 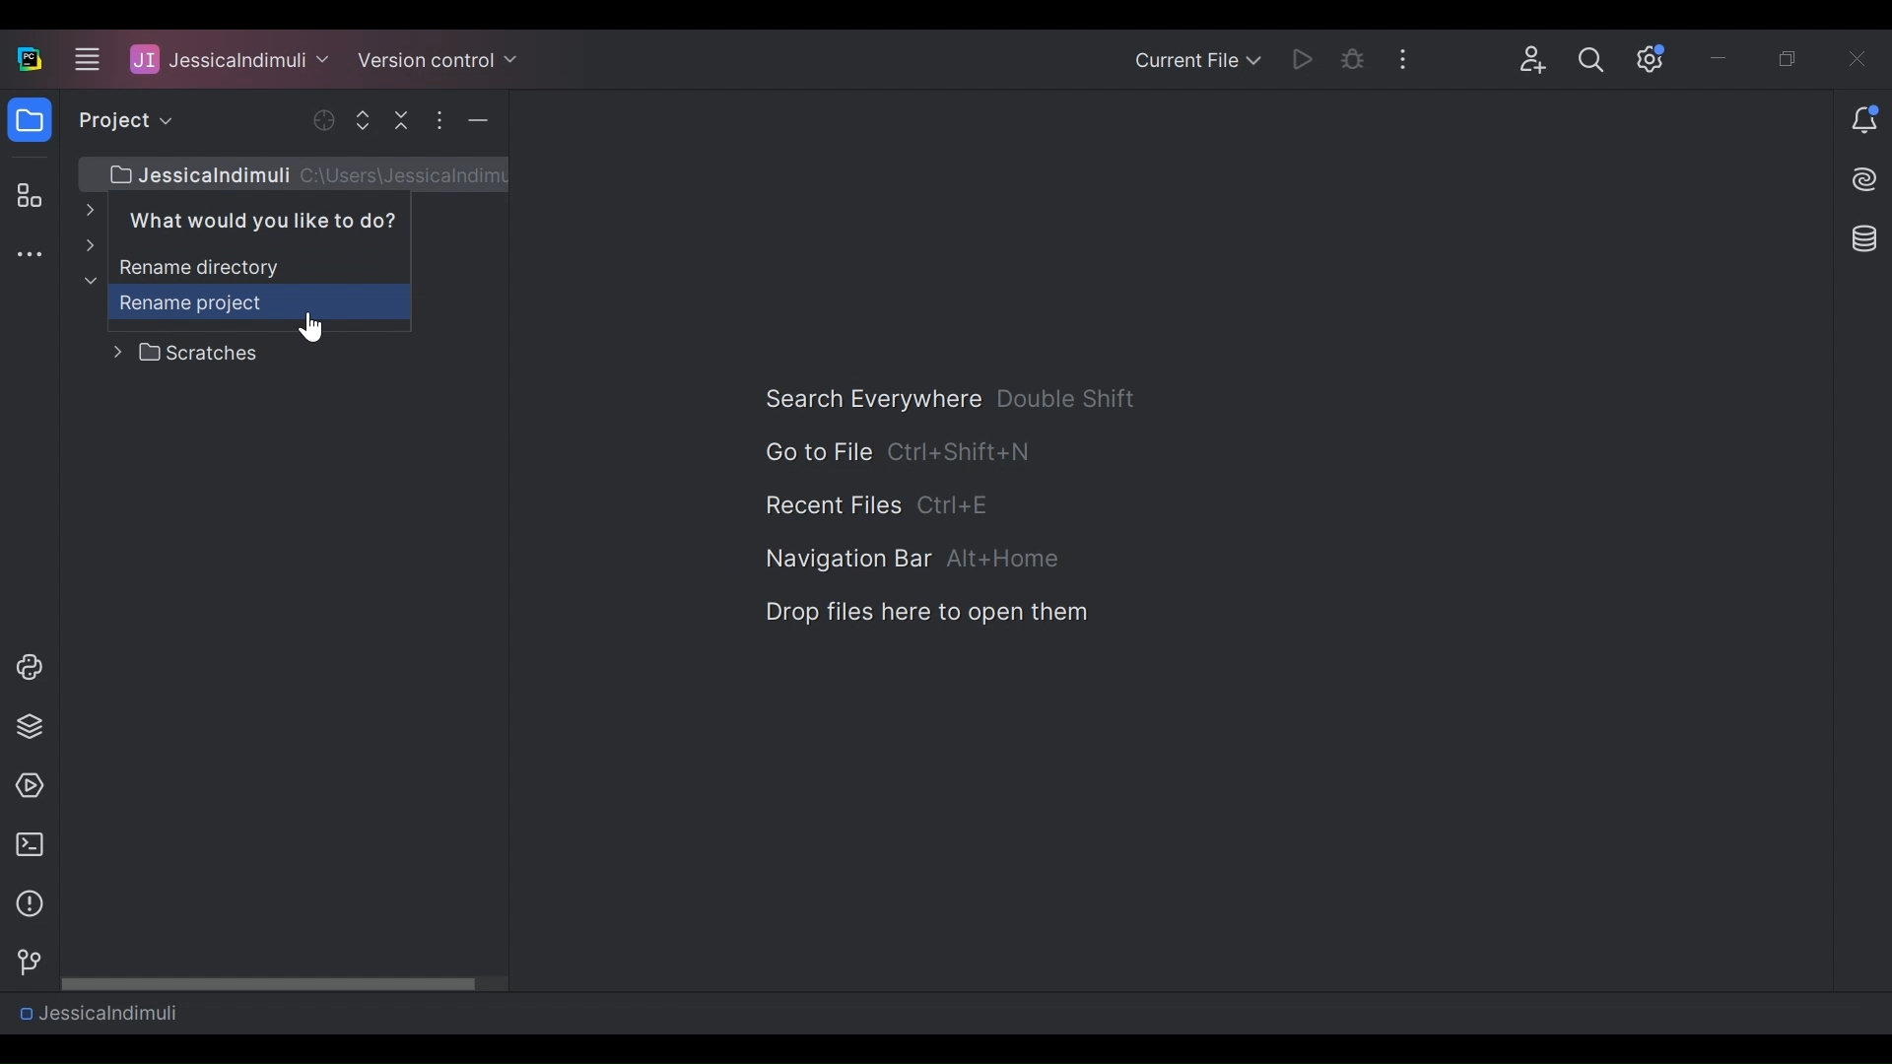 I want to click on Rename project, so click(x=224, y=302).